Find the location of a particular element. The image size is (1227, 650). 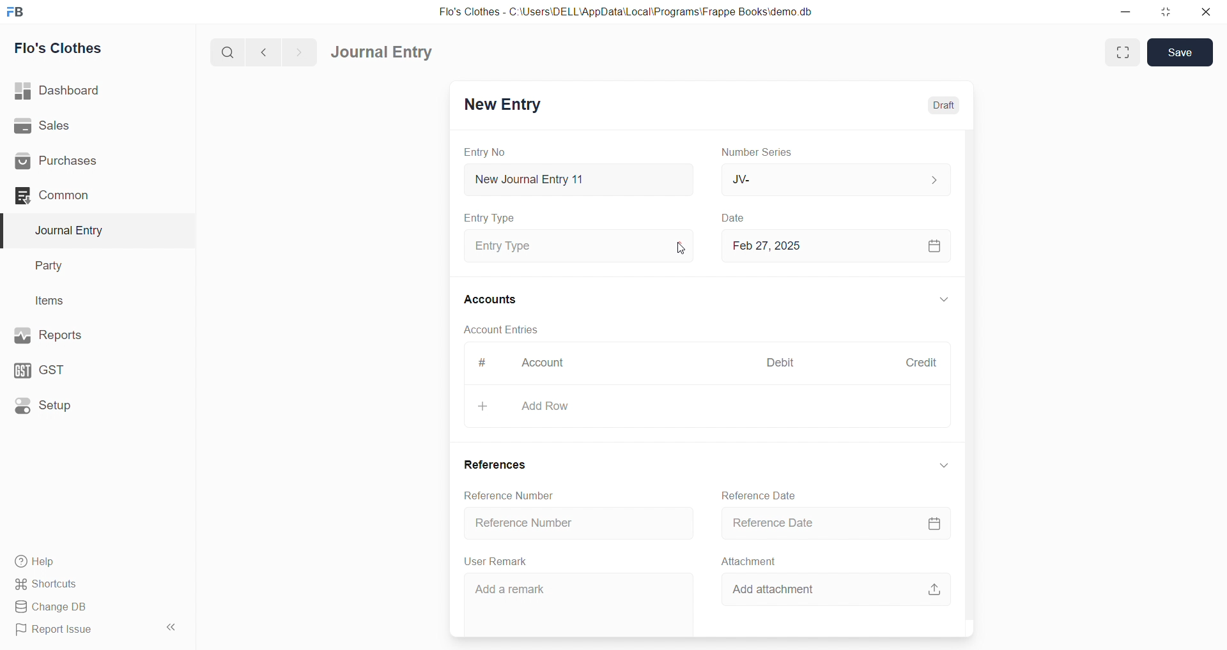

Number Series is located at coordinates (762, 153).